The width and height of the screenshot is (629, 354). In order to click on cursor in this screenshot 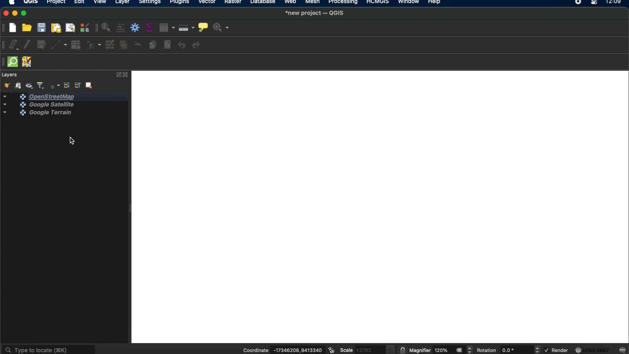, I will do `click(72, 141)`.